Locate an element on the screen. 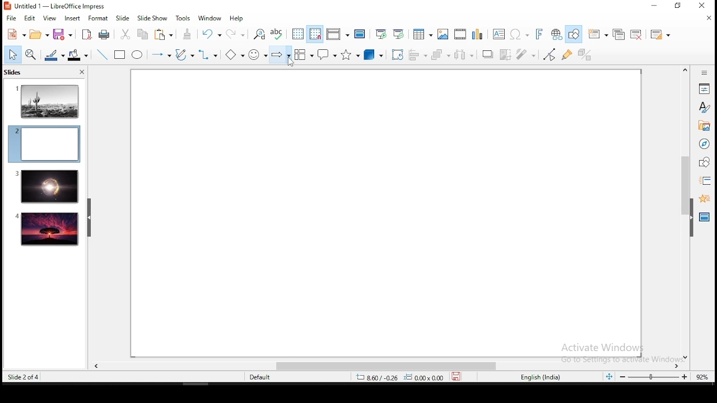 The width and height of the screenshot is (717, 403). cut is located at coordinates (124, 34).